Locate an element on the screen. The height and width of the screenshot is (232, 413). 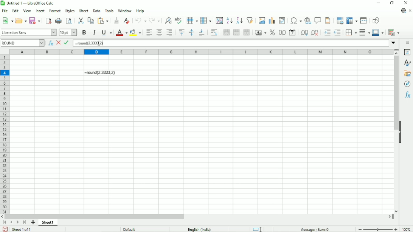
Sort ascending is located at coordinates (230, 20).